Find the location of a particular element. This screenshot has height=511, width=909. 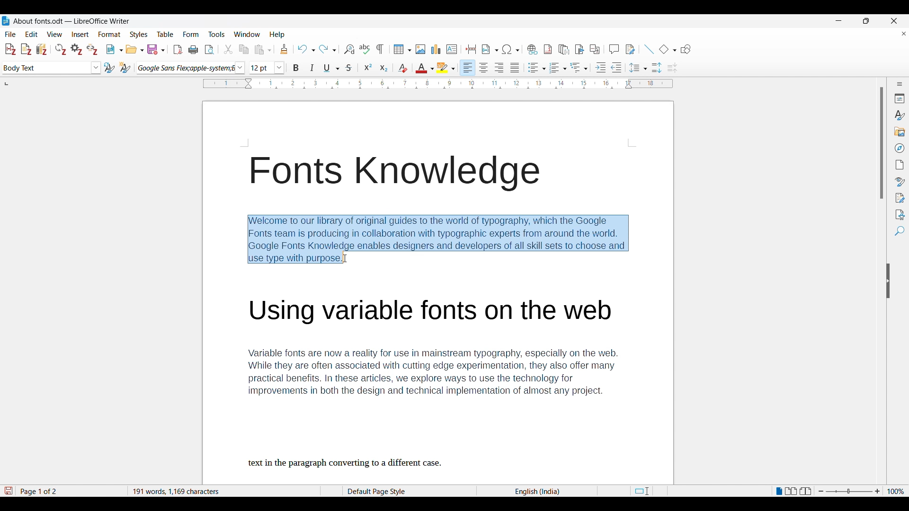

Save options is located at coordinates (156, 50).